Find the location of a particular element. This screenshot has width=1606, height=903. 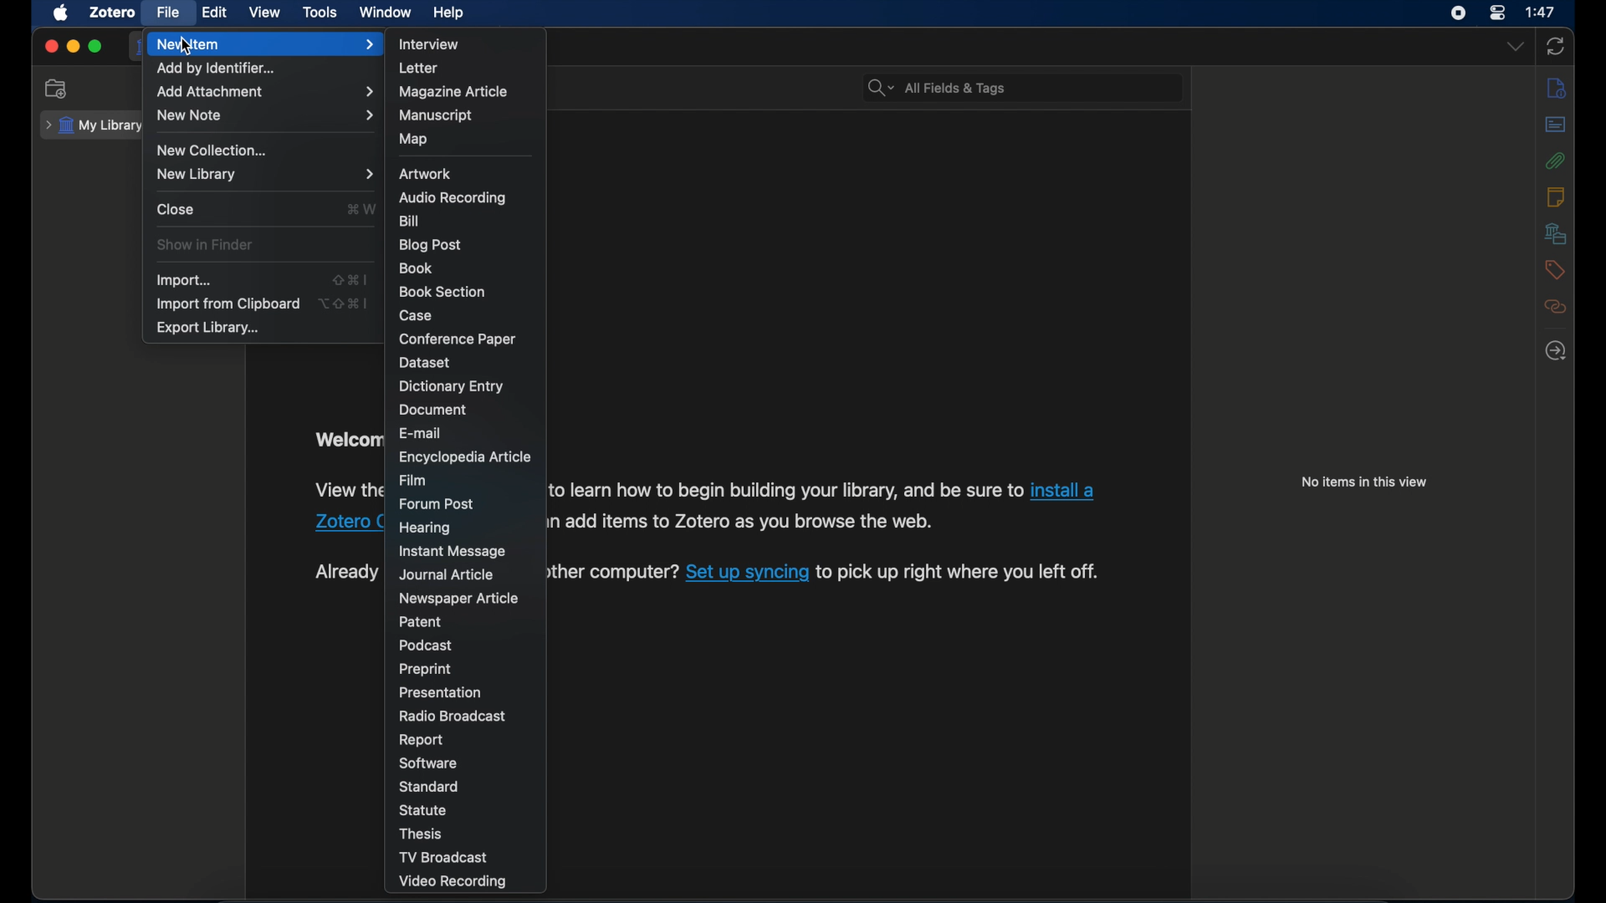

screen recorder is located at coordinates (1459, 13).